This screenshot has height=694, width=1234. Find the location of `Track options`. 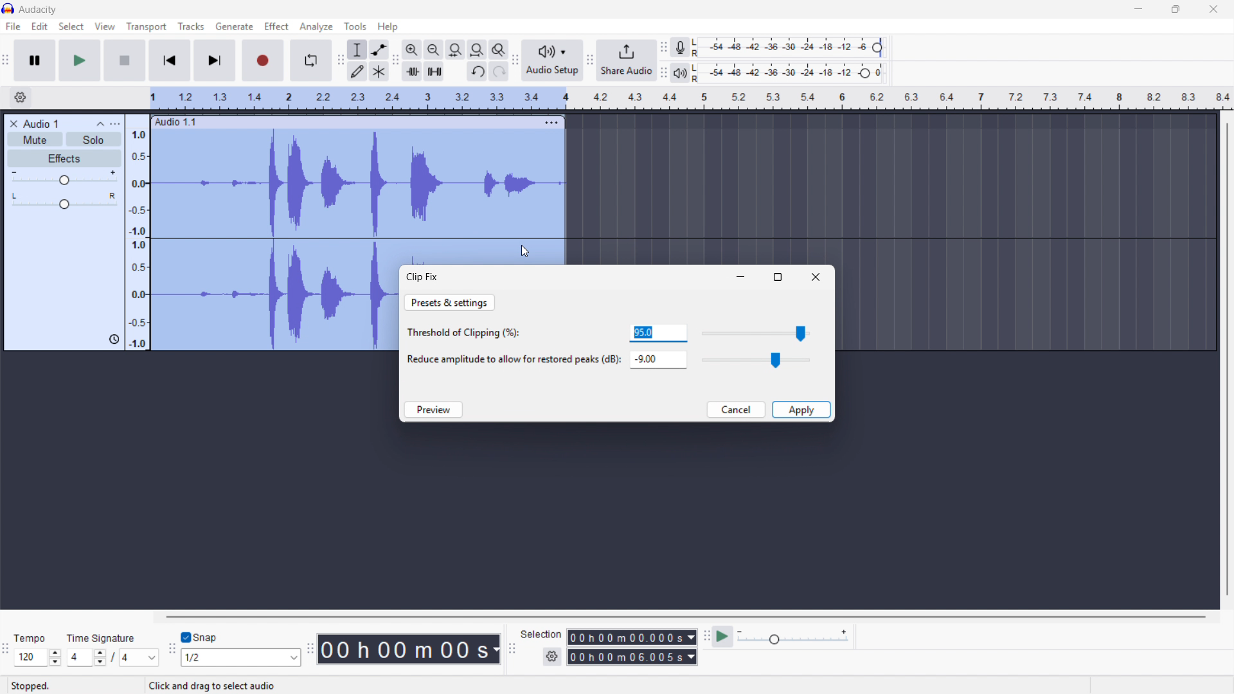

Track options is located at coordinates (550, 121).